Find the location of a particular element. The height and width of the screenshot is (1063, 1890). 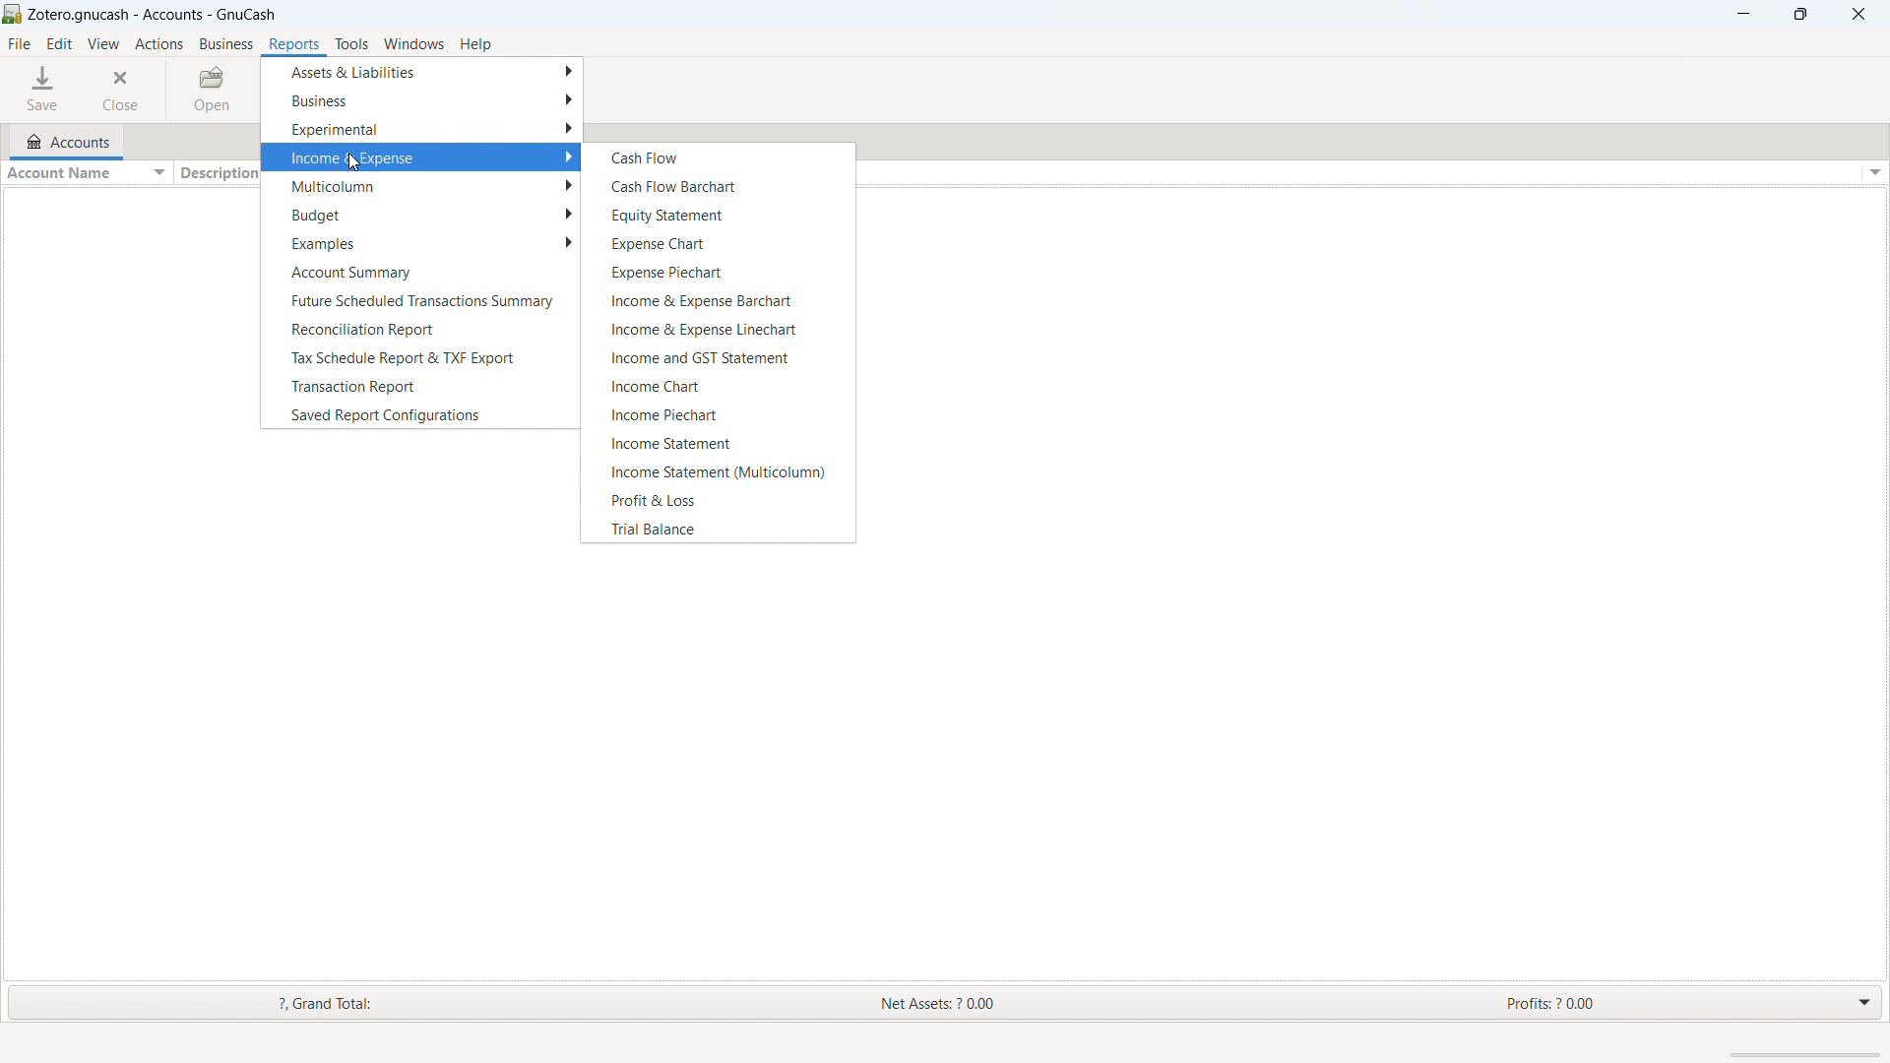

budget is located at coordinates (418, 214).